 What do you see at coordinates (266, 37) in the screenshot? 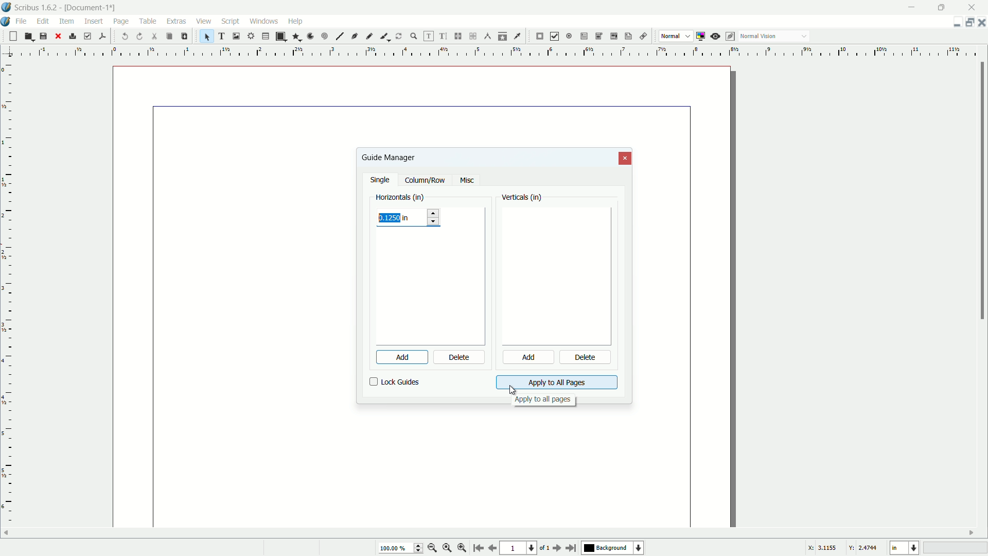
I see `table` at bounding box center [266, 37].